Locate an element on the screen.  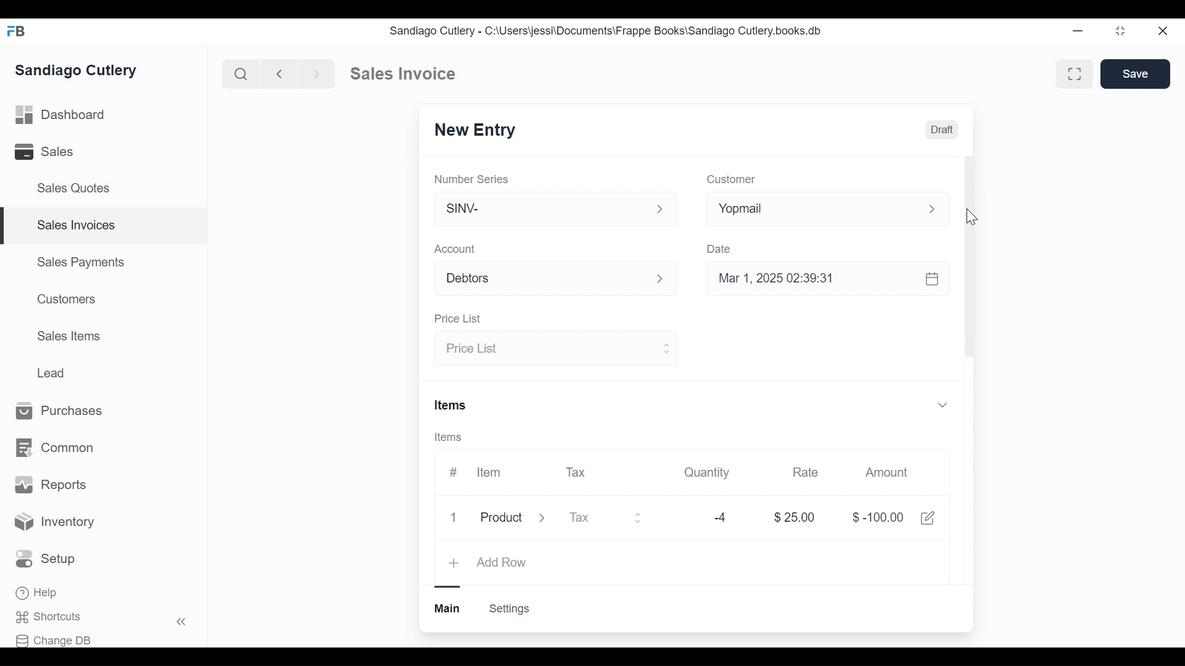
Sandiago Cutlery - C:\Users\jessi\Documents\Frappe Books\Sandiago Cutlery.books.db is located at coordinates (607, 31).